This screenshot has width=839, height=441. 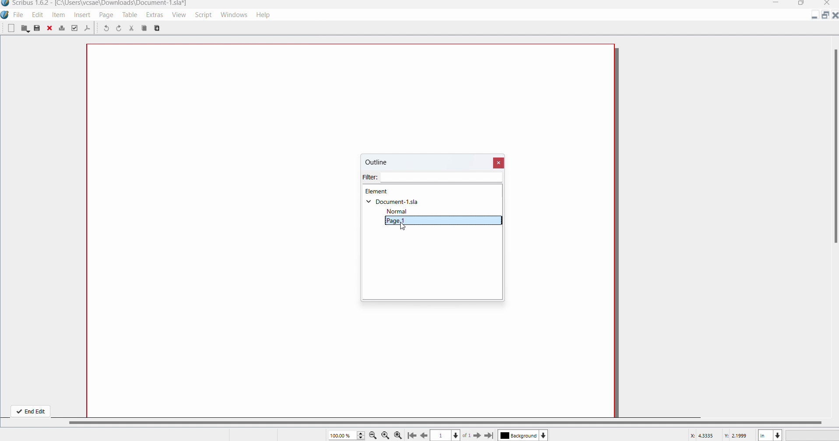 I want to click on , so click(x=59, y=15).